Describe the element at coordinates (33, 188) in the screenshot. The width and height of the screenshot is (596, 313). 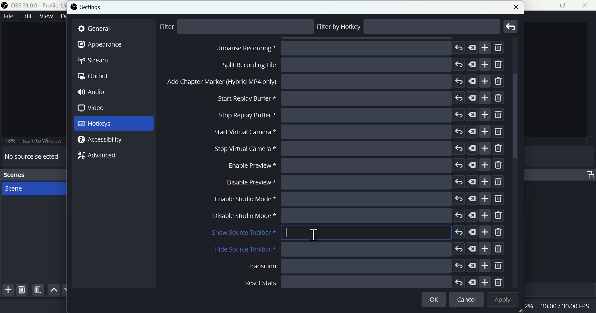
I see `scenes` at that location.